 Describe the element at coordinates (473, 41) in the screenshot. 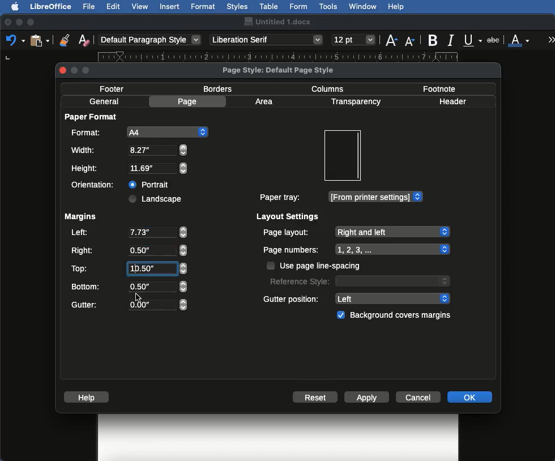

I see `Underline` at that location.